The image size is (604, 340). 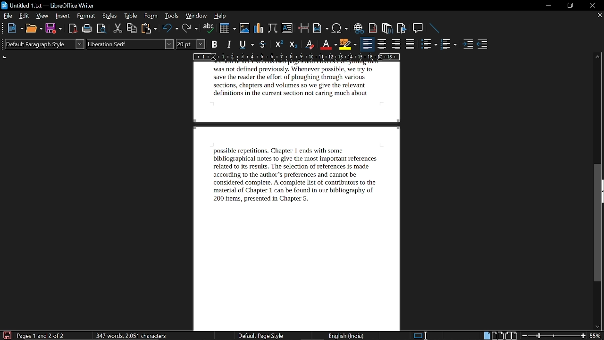 What do you see at coordinates (597, 336) in the screenshot?
I see `current zoom` at bounding box center [597, 336].